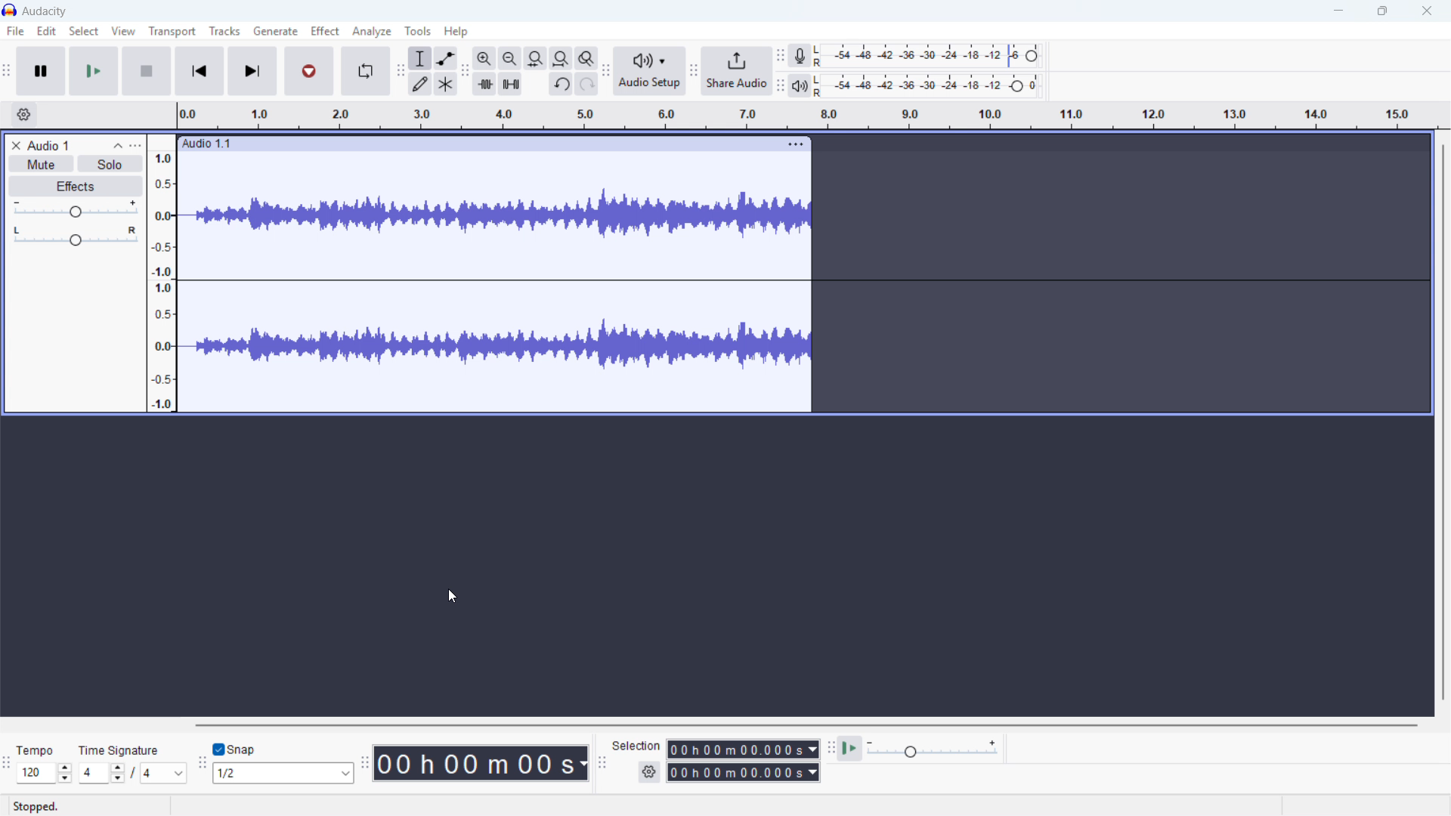 Image resolution: width=1451 pixels, height=816 pixels. I want to click on minimise , so click(1337, 11).